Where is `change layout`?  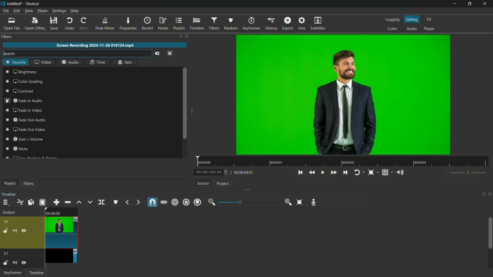
change layout is located at coordinates (180, 36).